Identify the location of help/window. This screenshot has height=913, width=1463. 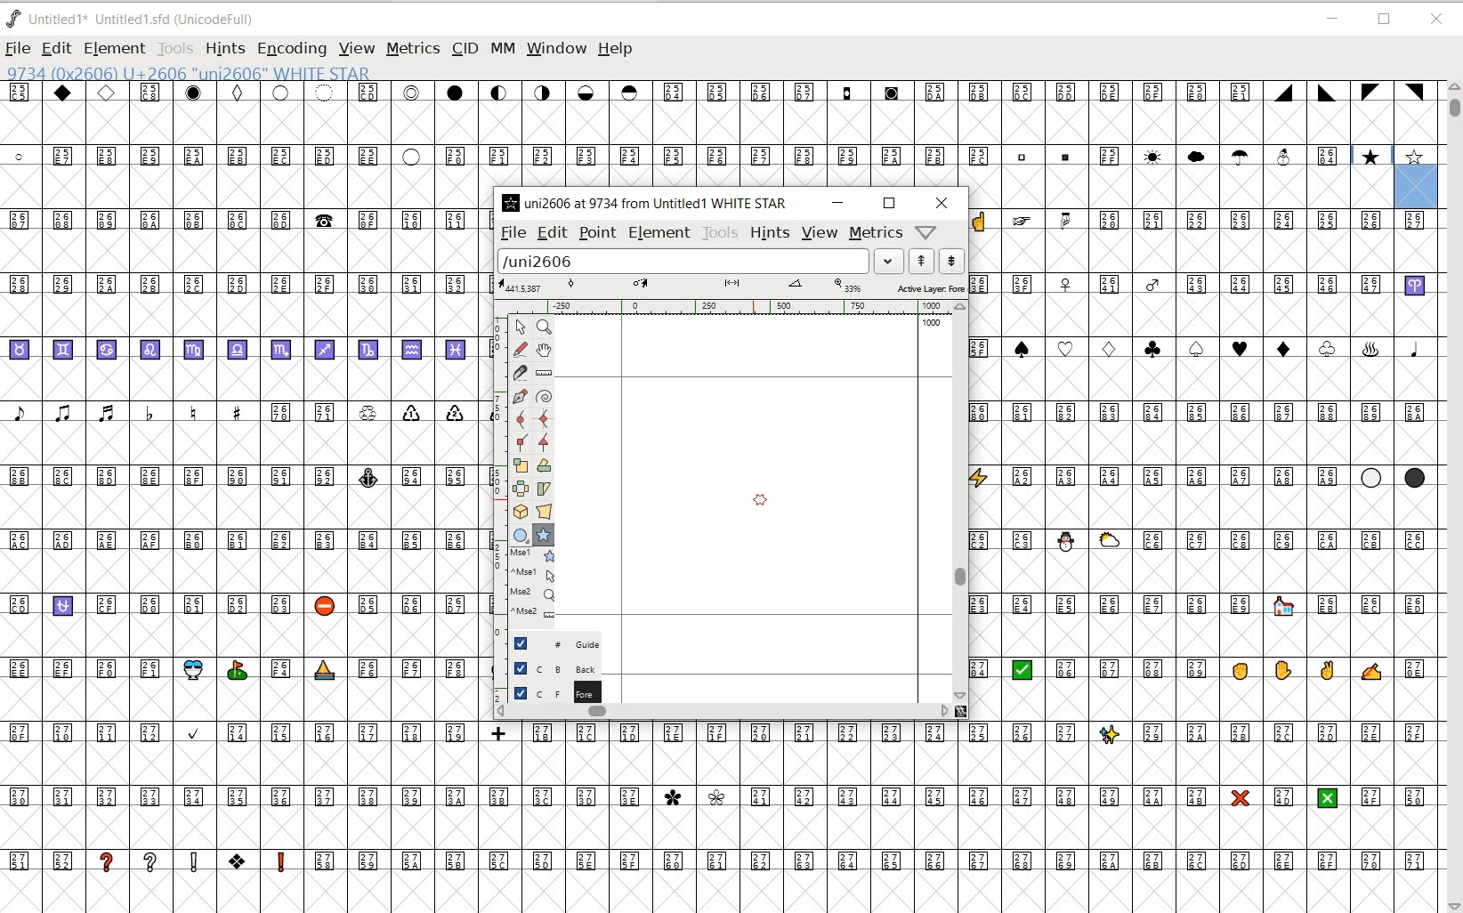
(925, 231).